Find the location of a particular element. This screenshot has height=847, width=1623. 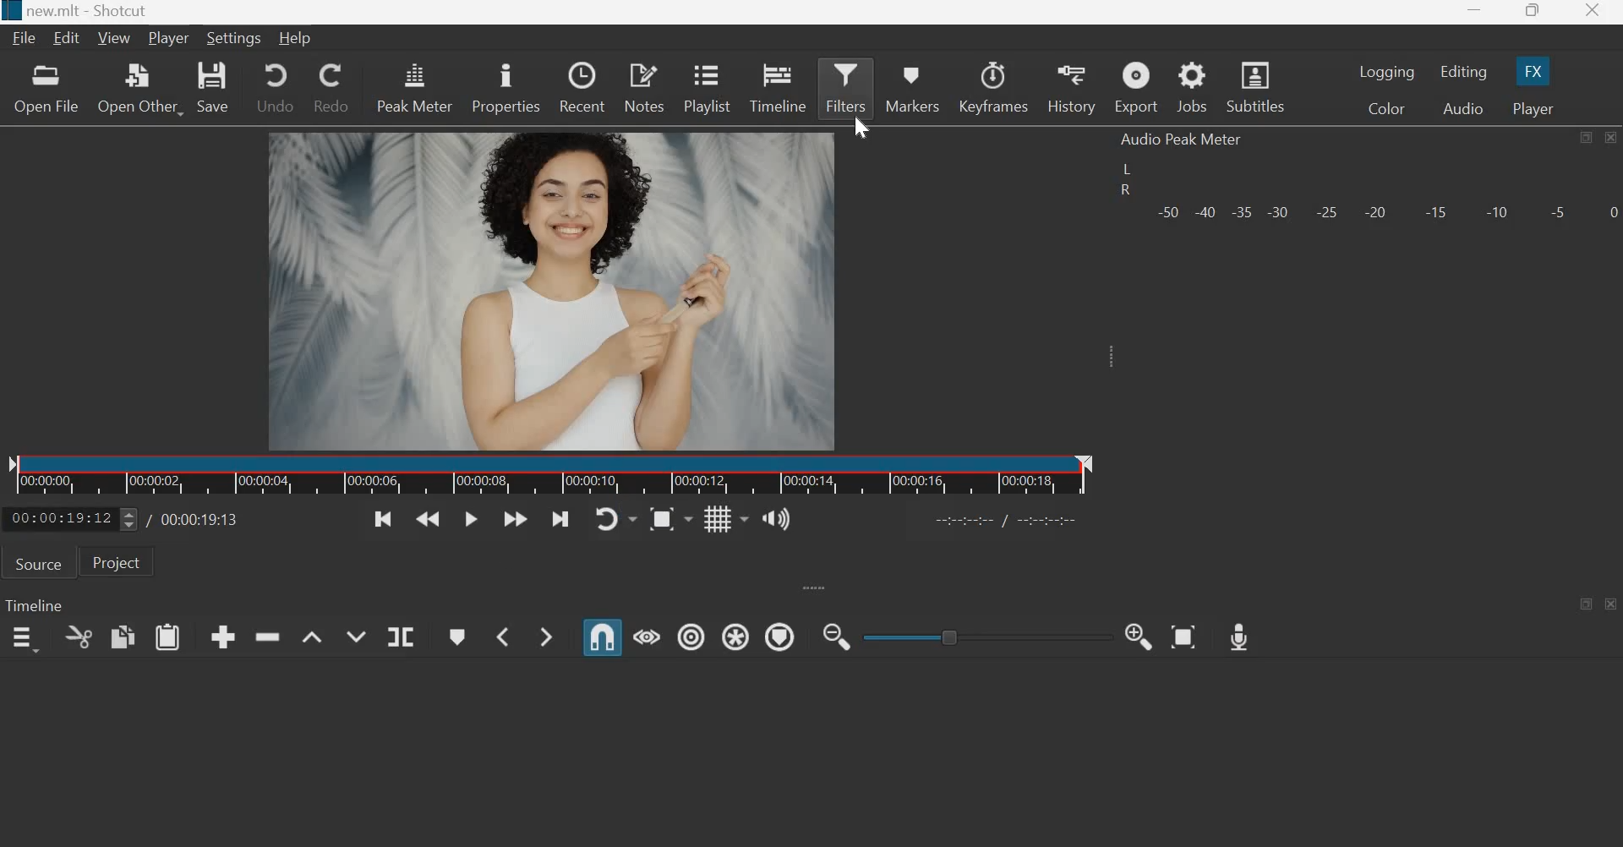

new.mlt - Shotcut is located at coordinates (96, 11).